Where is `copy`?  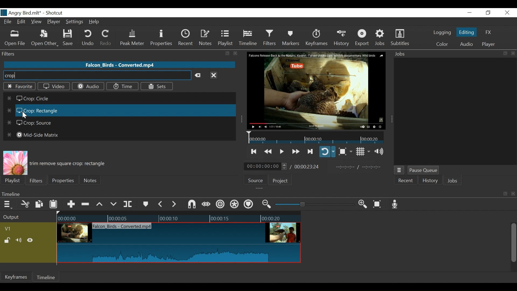 copy is located at coordinates (505, 194).